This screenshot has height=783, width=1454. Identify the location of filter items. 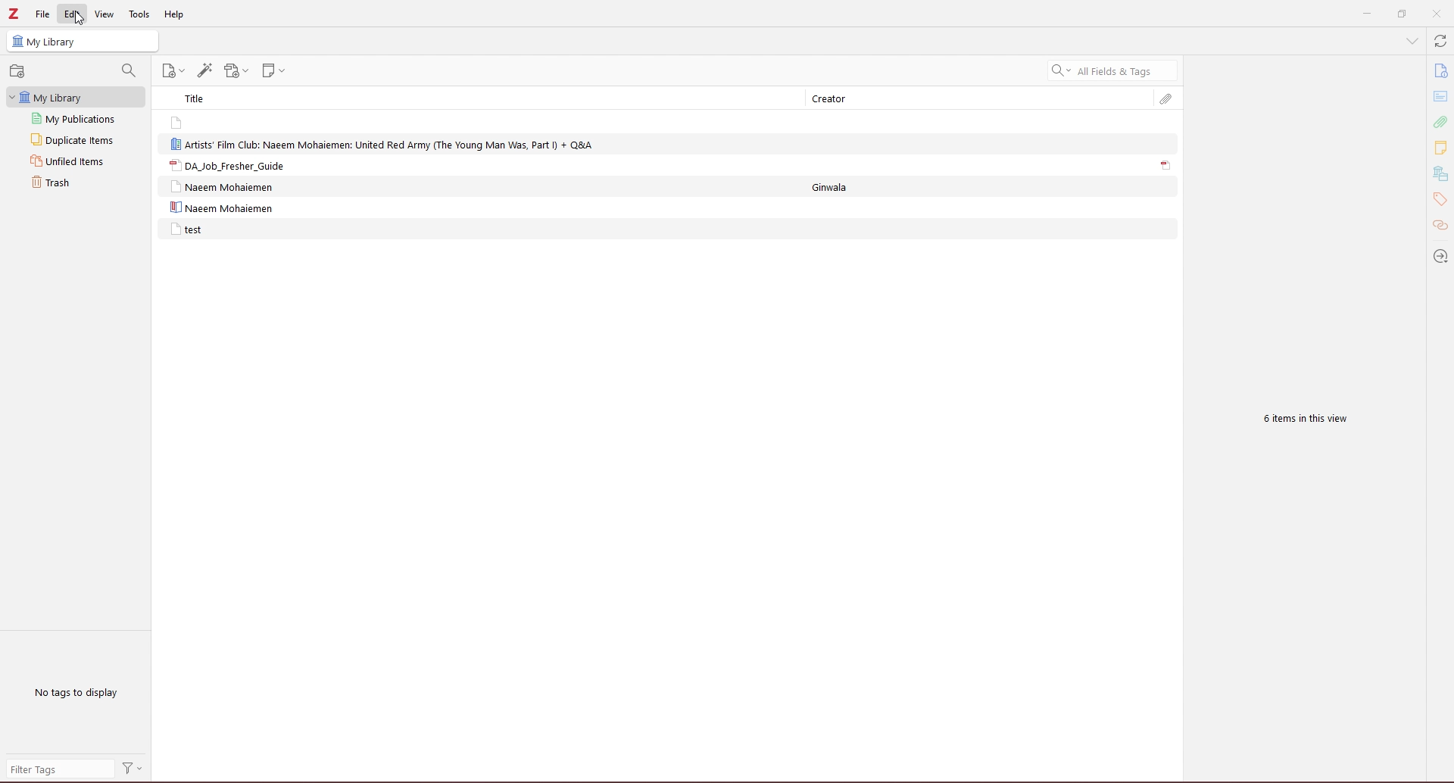
(129, 70).